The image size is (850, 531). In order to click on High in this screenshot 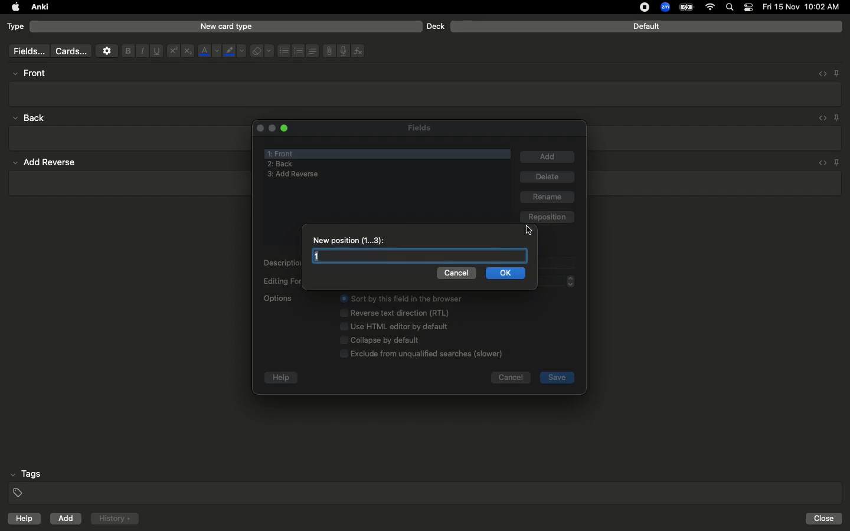, I will do `click(33, 73)`.